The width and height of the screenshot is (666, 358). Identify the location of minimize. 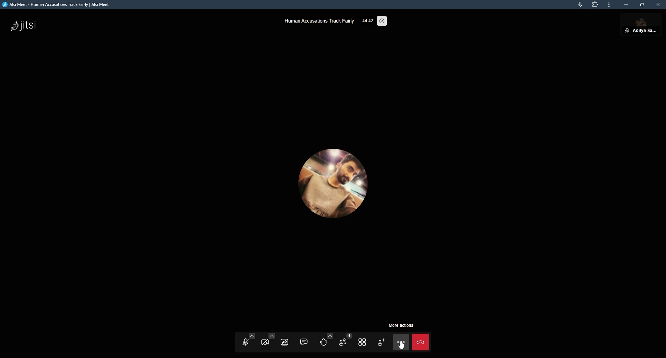
(626, 5).